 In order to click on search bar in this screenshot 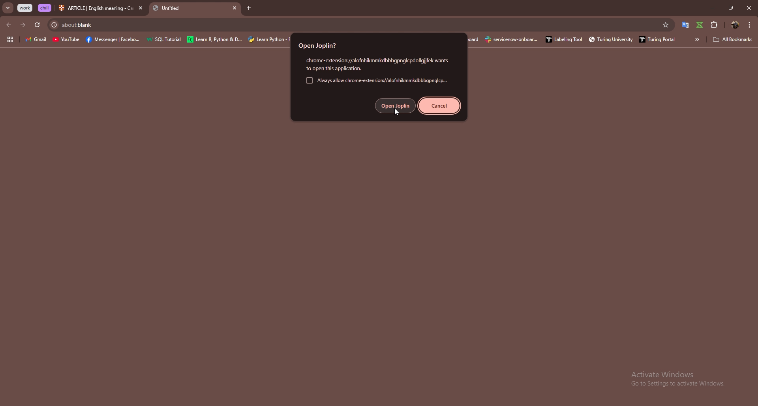, I will do `click(351, 25)`.